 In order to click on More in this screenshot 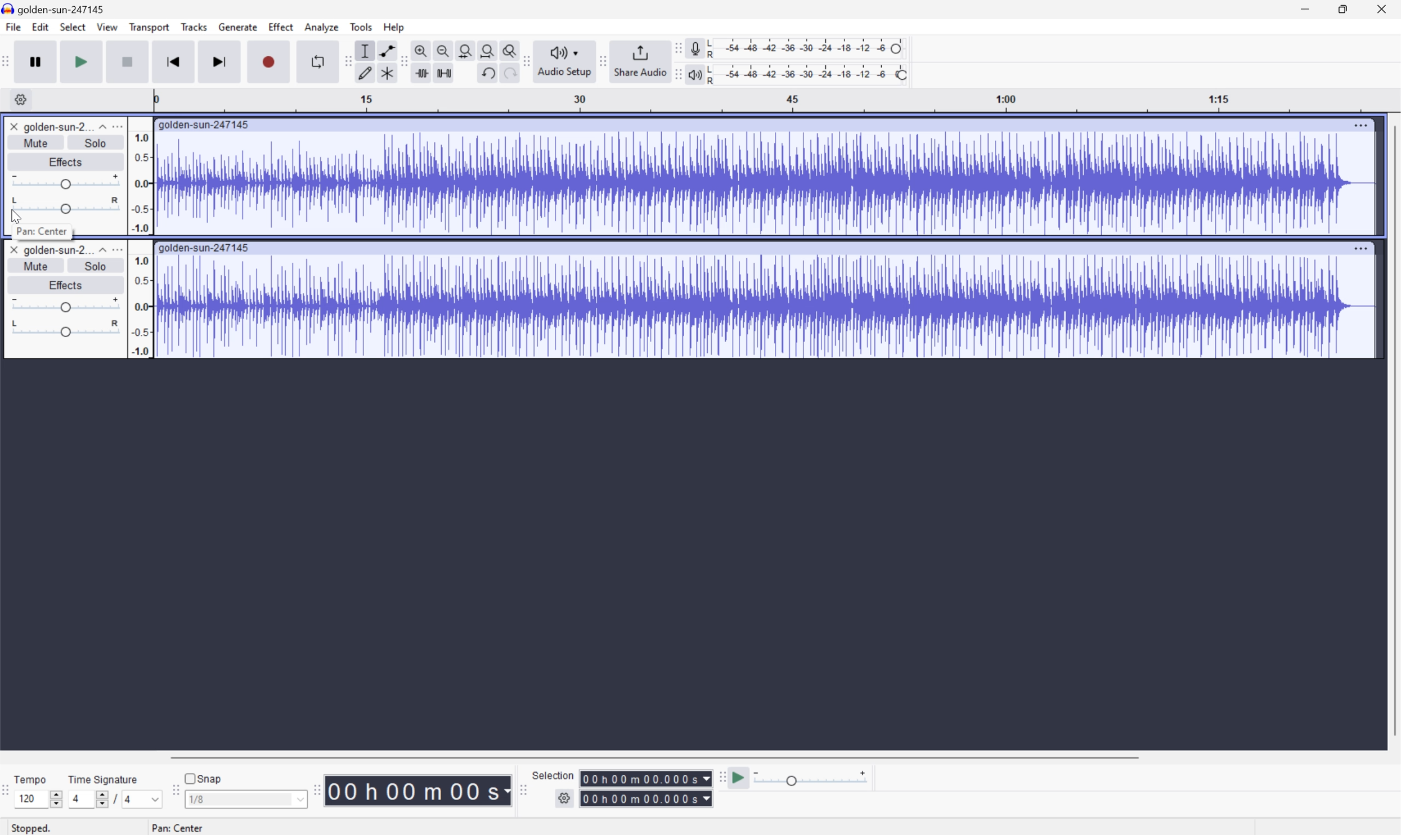, I will do `click(1362, 245)`.